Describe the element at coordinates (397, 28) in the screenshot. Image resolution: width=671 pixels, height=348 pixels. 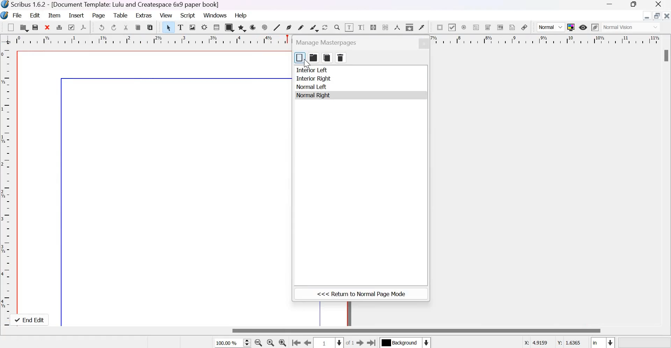
I see `Measurements` at that location.